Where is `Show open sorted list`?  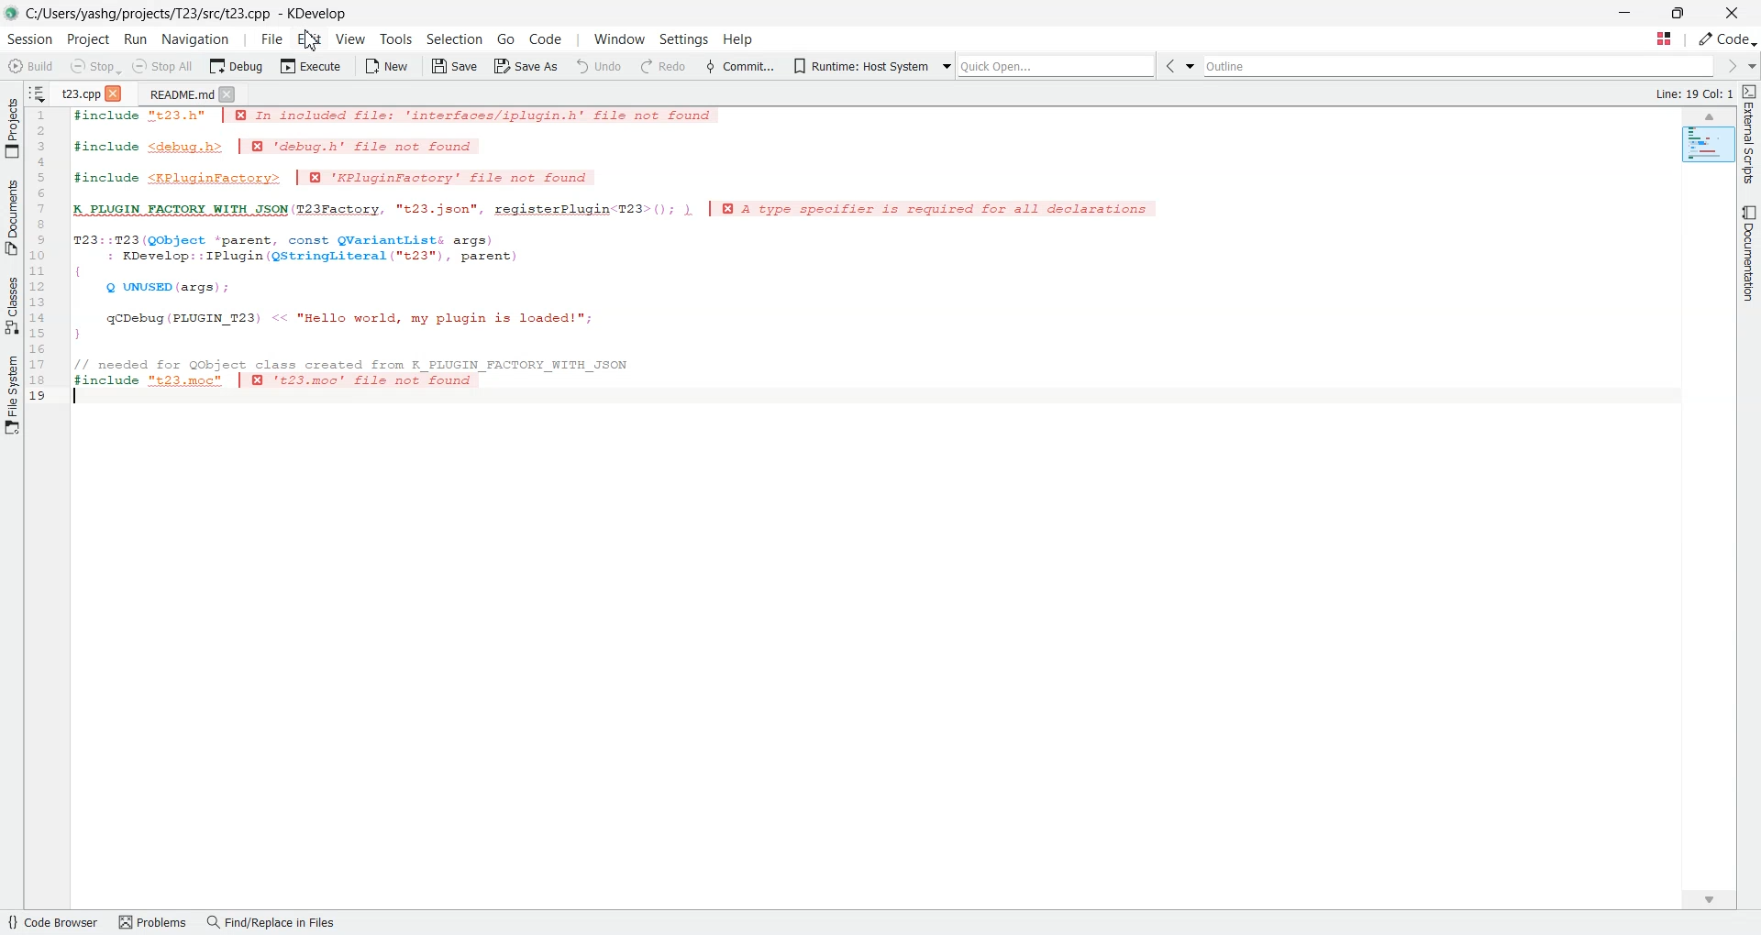 Show open sorted list is located at coordinates (38, 92).